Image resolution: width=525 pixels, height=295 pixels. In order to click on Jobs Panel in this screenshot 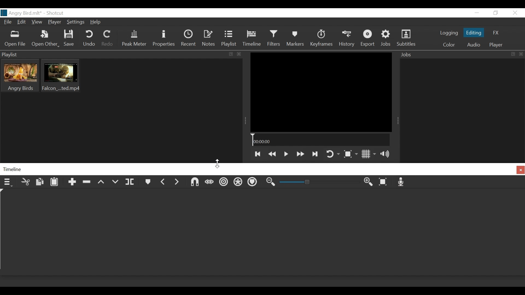, I will do `click(462, 109)`.